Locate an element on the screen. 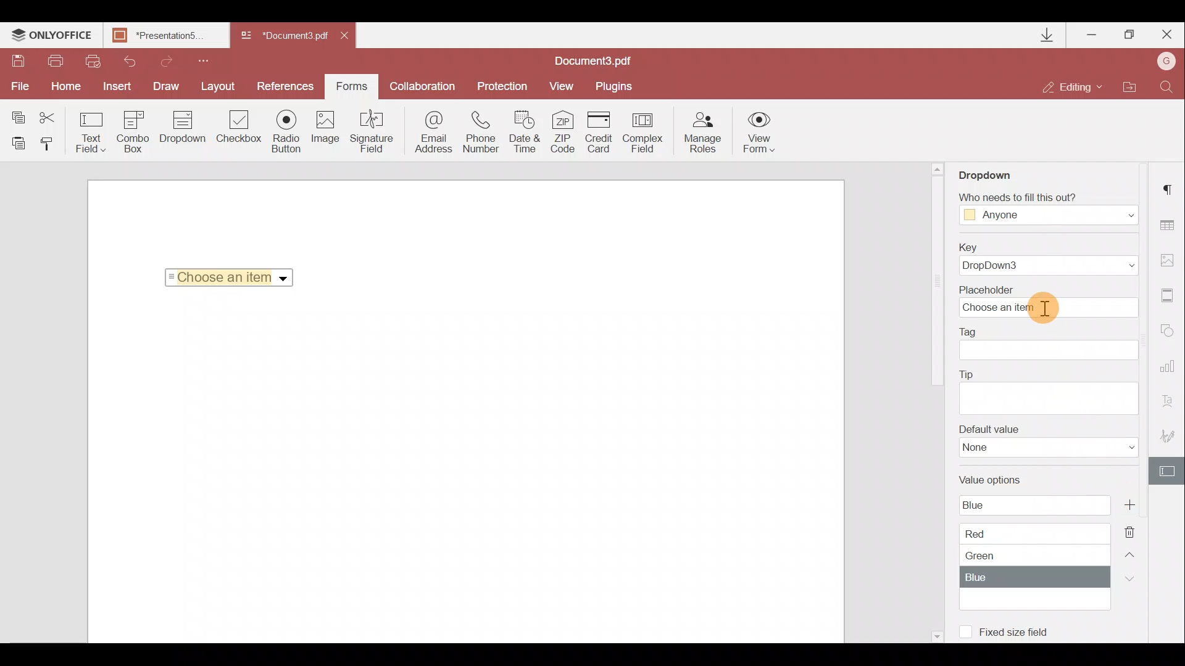 The width and height of the screenshot is (1185, 666). Form settings is located at coordinates (1167, 470).